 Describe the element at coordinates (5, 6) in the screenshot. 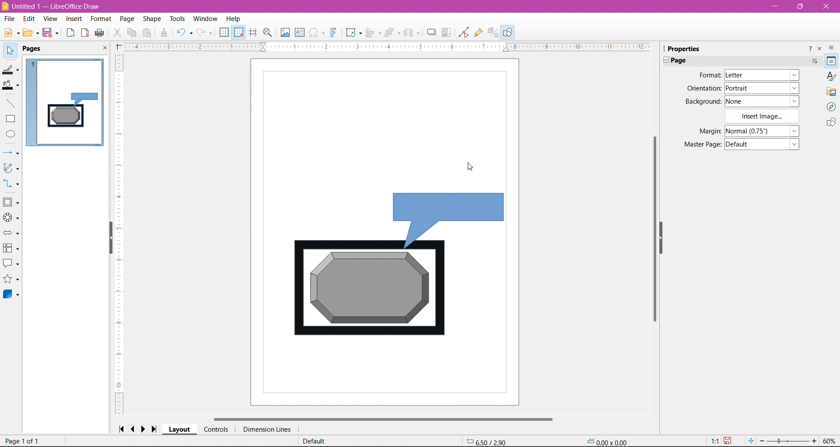

I see `Application Logo` at that location.